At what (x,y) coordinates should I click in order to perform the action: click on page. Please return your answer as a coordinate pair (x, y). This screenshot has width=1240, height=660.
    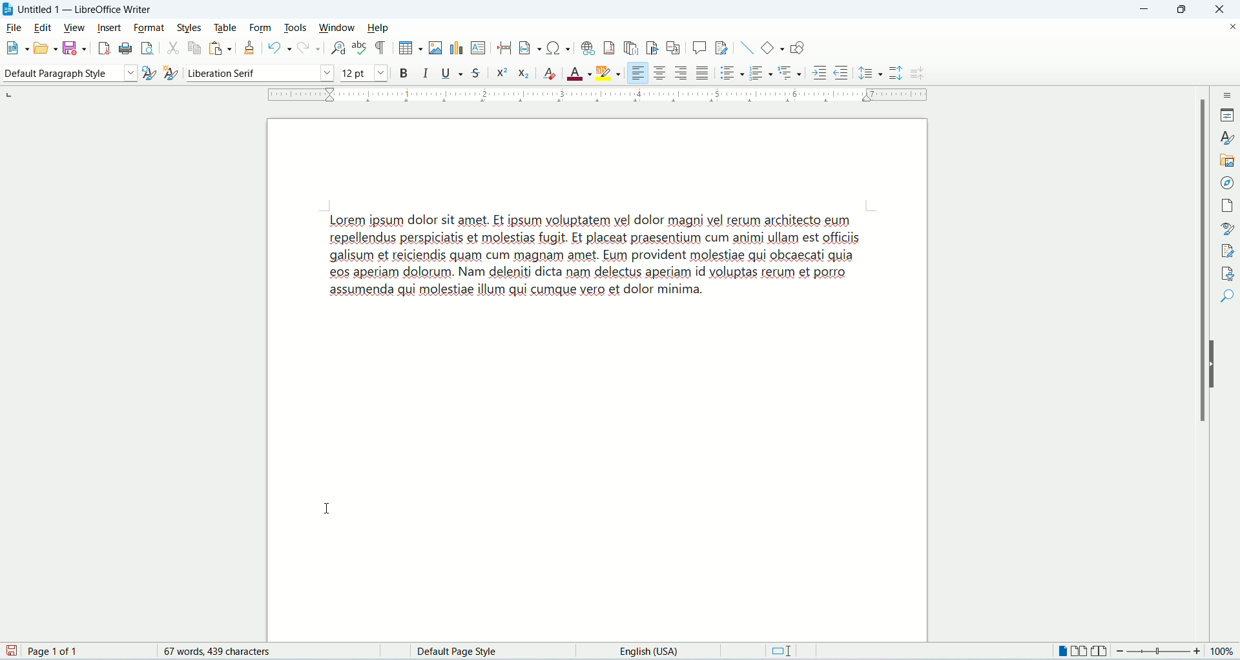
    Looking at the image, I should click on (41, 652).